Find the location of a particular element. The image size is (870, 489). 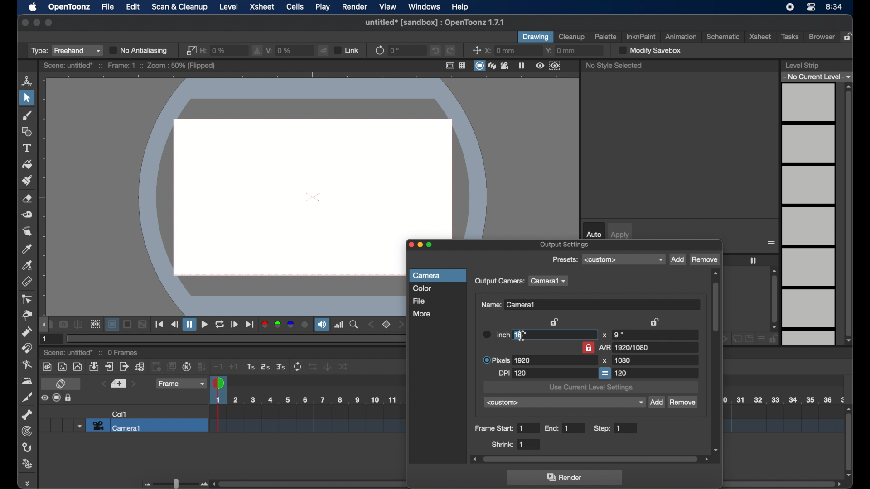

 is located at coordinates (124, 366).